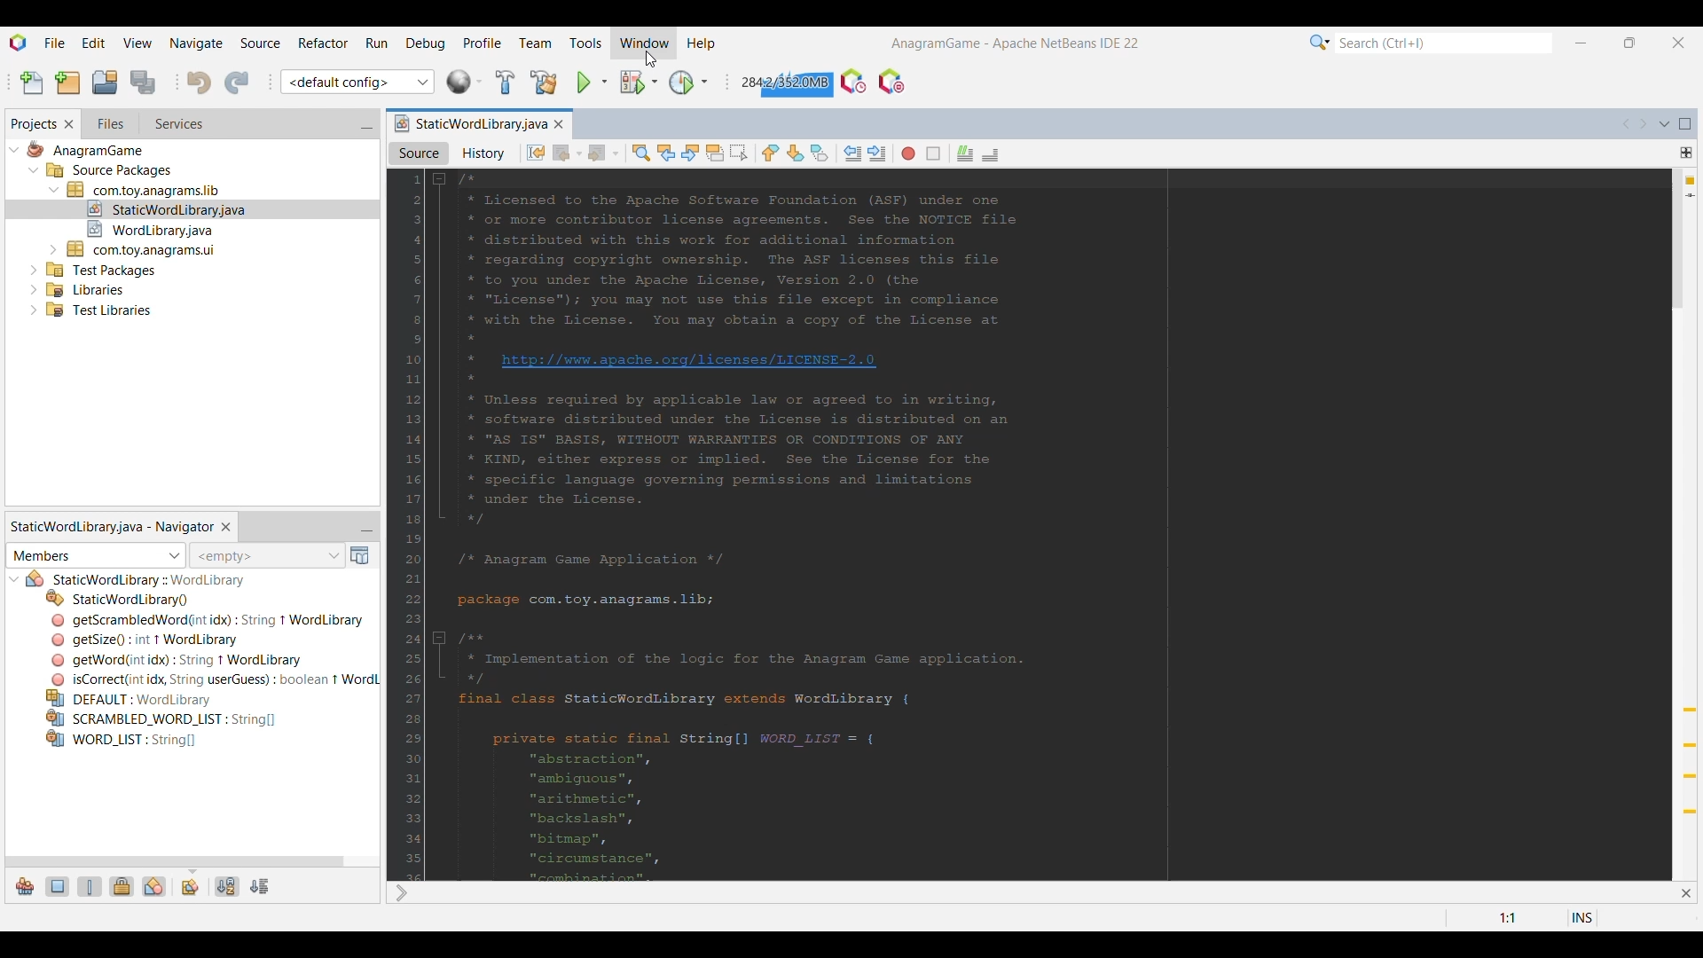 Image resolution: width=1703 pixels, height=958 pixels. Describe the element at coordinates (558, 124) in the screenshot. I see `Close current tab` at that location.